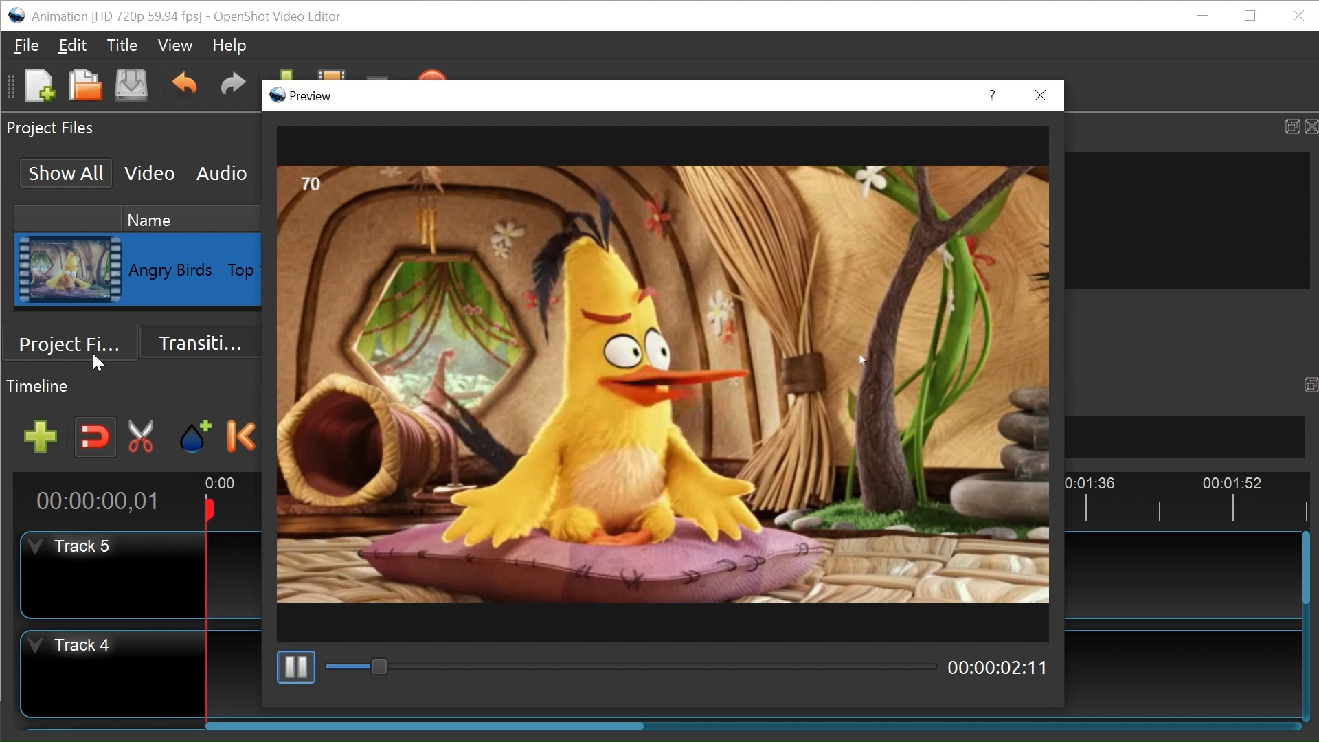  What do you see at coordinates (103, 362) in the screenshot?
I see `cursor` at bounding box center [103, 362].